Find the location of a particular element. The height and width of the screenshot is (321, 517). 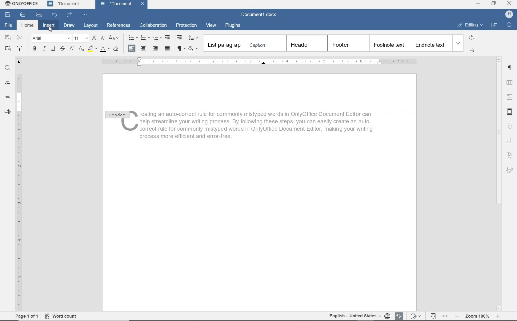

Zoom is located at coordinates (476, 316).